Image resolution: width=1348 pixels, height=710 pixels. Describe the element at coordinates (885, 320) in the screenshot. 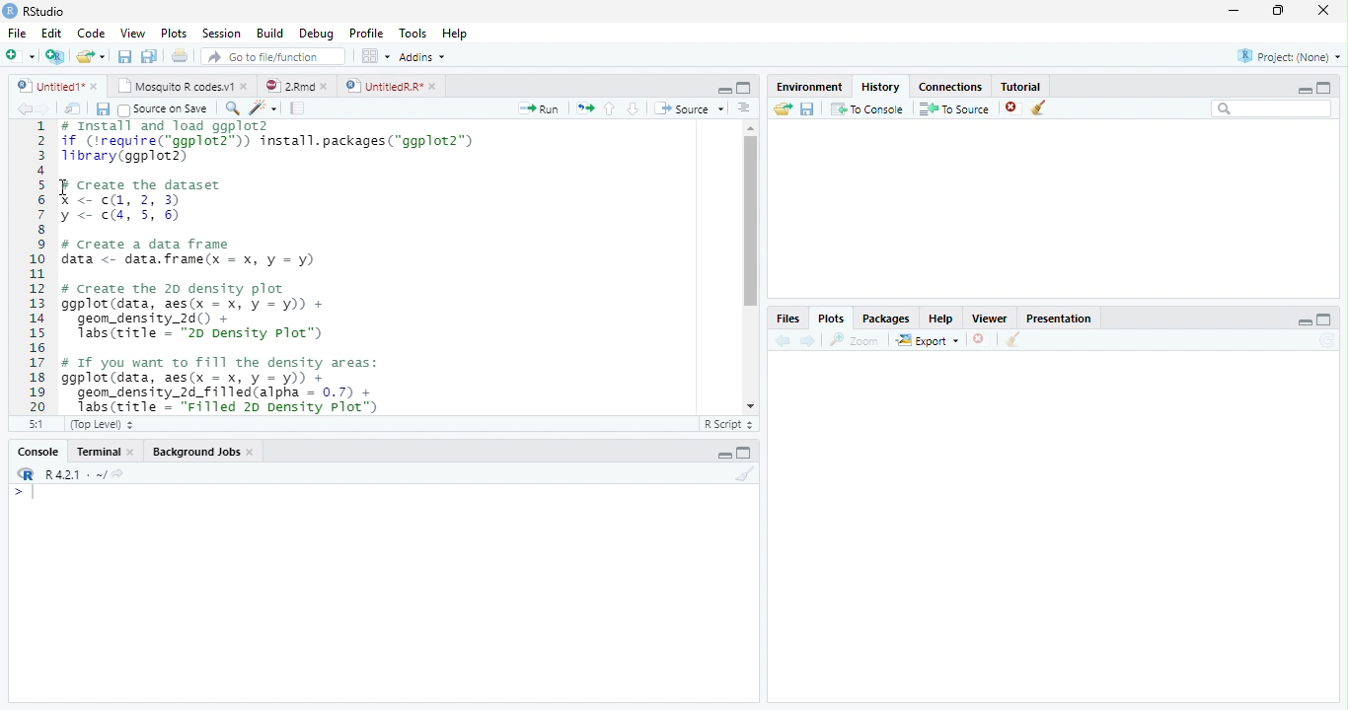

I see `Packages` at that location.